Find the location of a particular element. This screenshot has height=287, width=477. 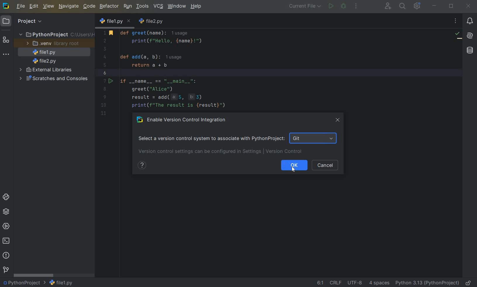

file name 1 is located at coordinates (61, 282).